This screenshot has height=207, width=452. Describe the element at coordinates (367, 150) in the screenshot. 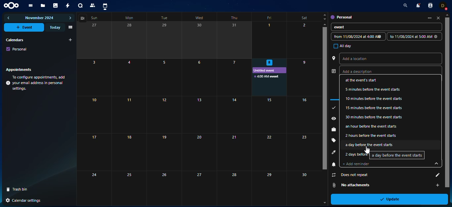

I see `Cursor` at that location.